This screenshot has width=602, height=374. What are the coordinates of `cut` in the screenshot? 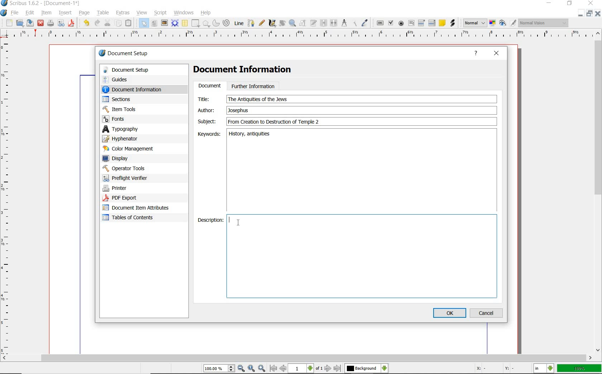 It's located at (108, 23).